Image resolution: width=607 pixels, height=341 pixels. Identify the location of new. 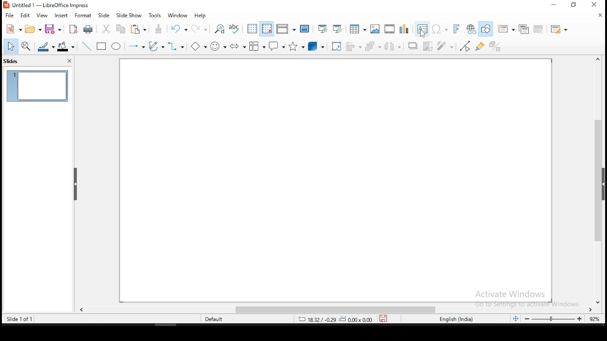
(13, 29).